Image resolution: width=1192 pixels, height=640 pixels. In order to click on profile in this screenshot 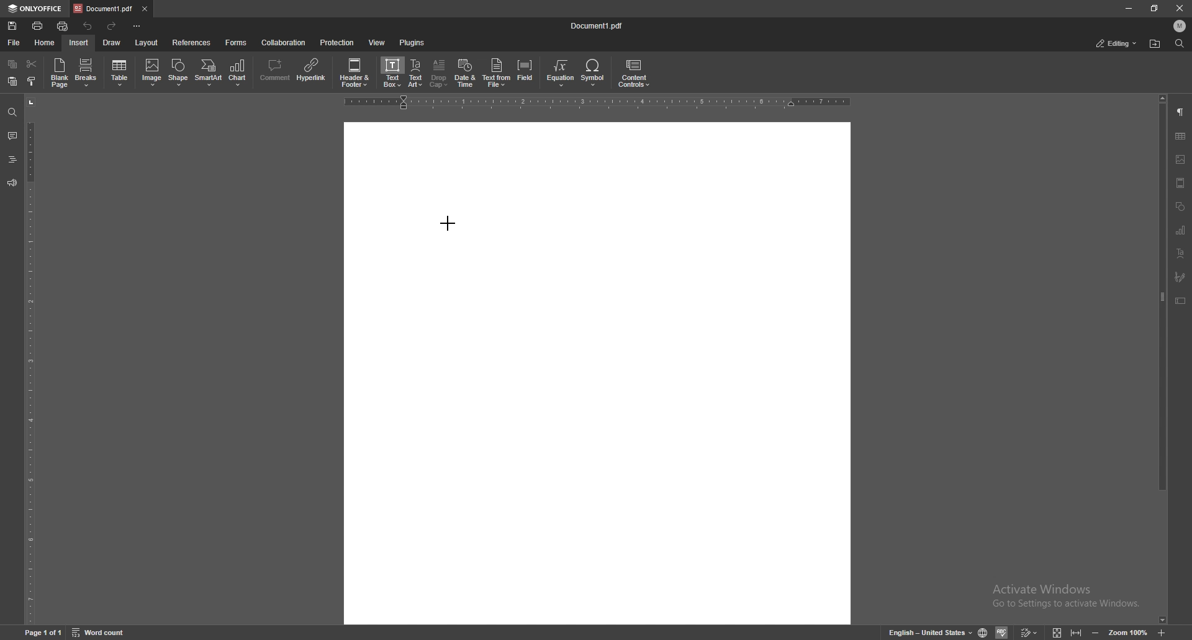, I will do `click(1180, 26)`.